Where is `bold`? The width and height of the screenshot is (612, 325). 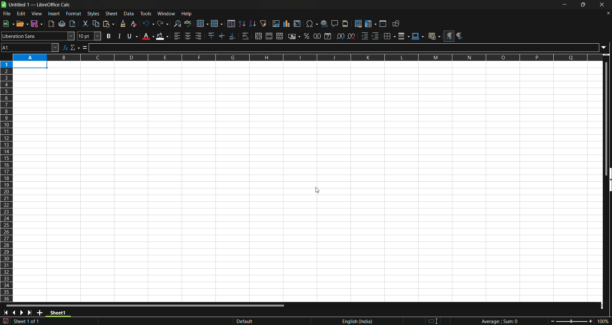 bold is located at coordinates (107, 36).